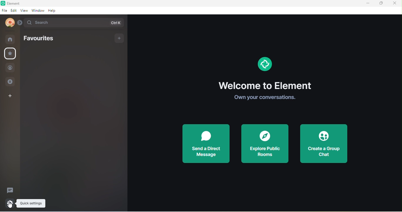 The image size is (402, 212). Describe the element at coordinates (41, 40) in the screenshot. I see `favourites` at that location.